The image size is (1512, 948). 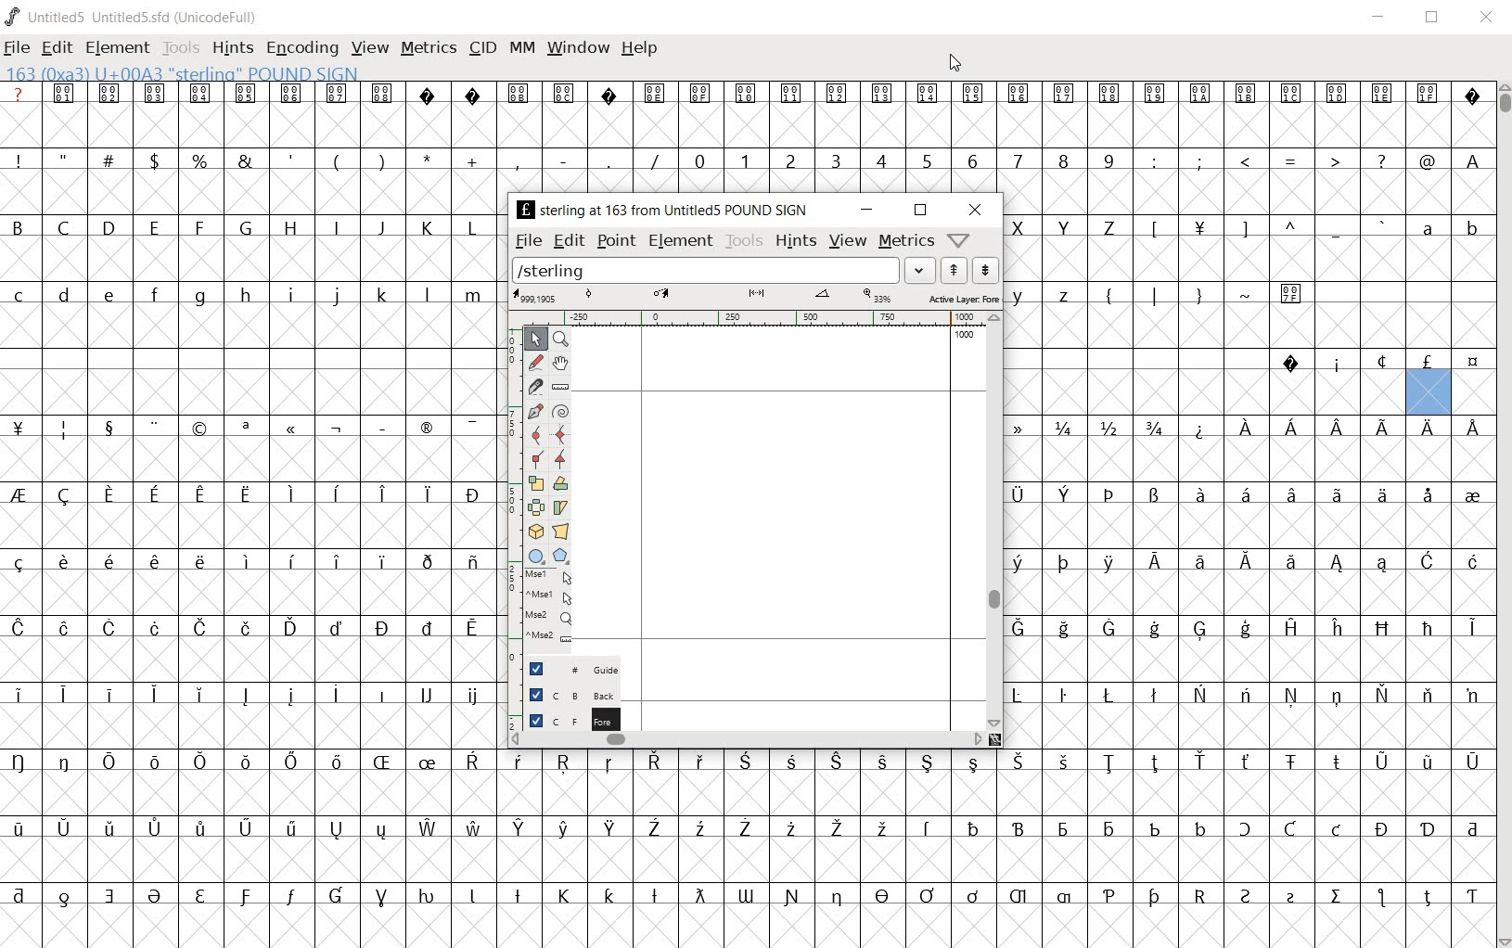 What do you see at coordinates (652, 161) in the screenshot?
I see `/` at bounding box center [652, 161].